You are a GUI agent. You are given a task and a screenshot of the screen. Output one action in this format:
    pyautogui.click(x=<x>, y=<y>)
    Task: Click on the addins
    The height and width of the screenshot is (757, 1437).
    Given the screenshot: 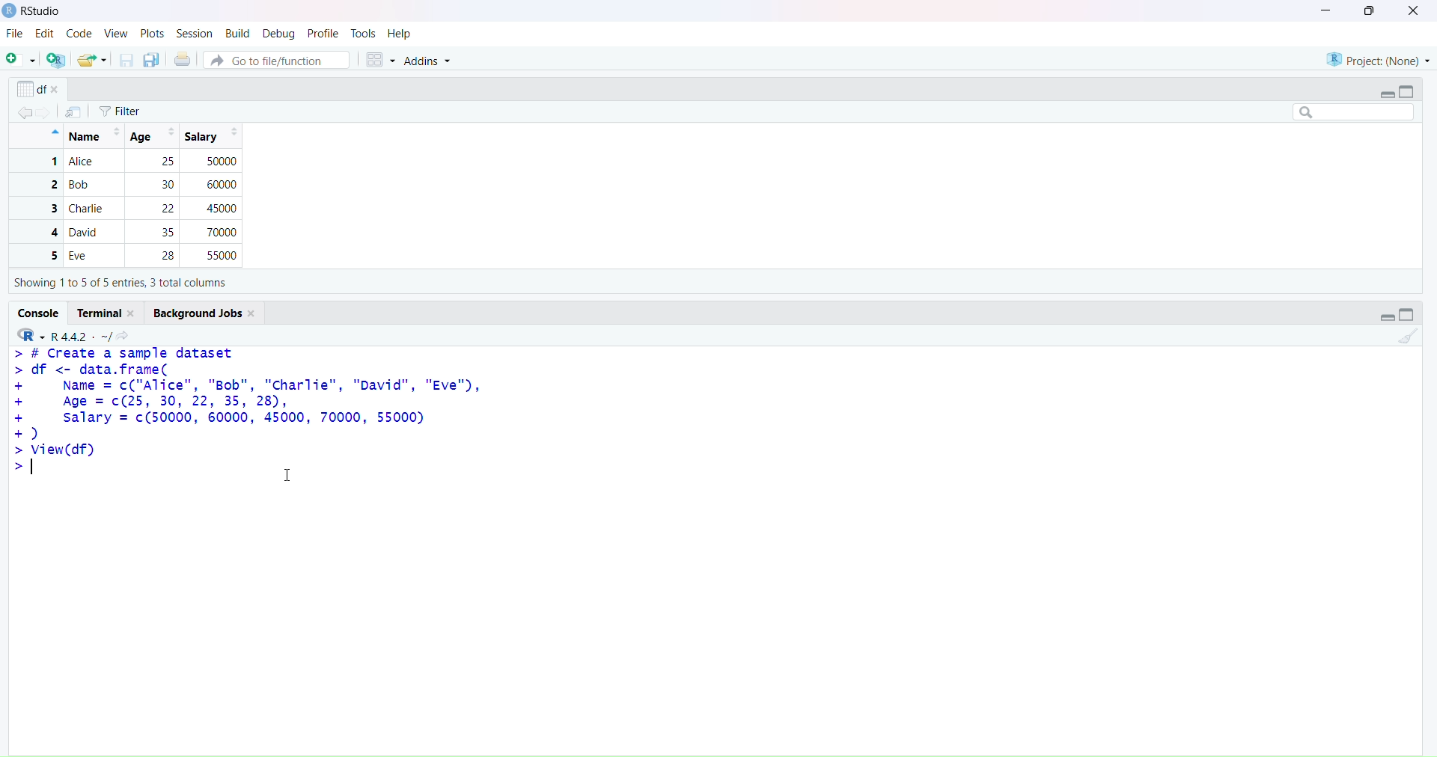 What is the action you would take?
    pyautogui.click(x=432, y=62)
    